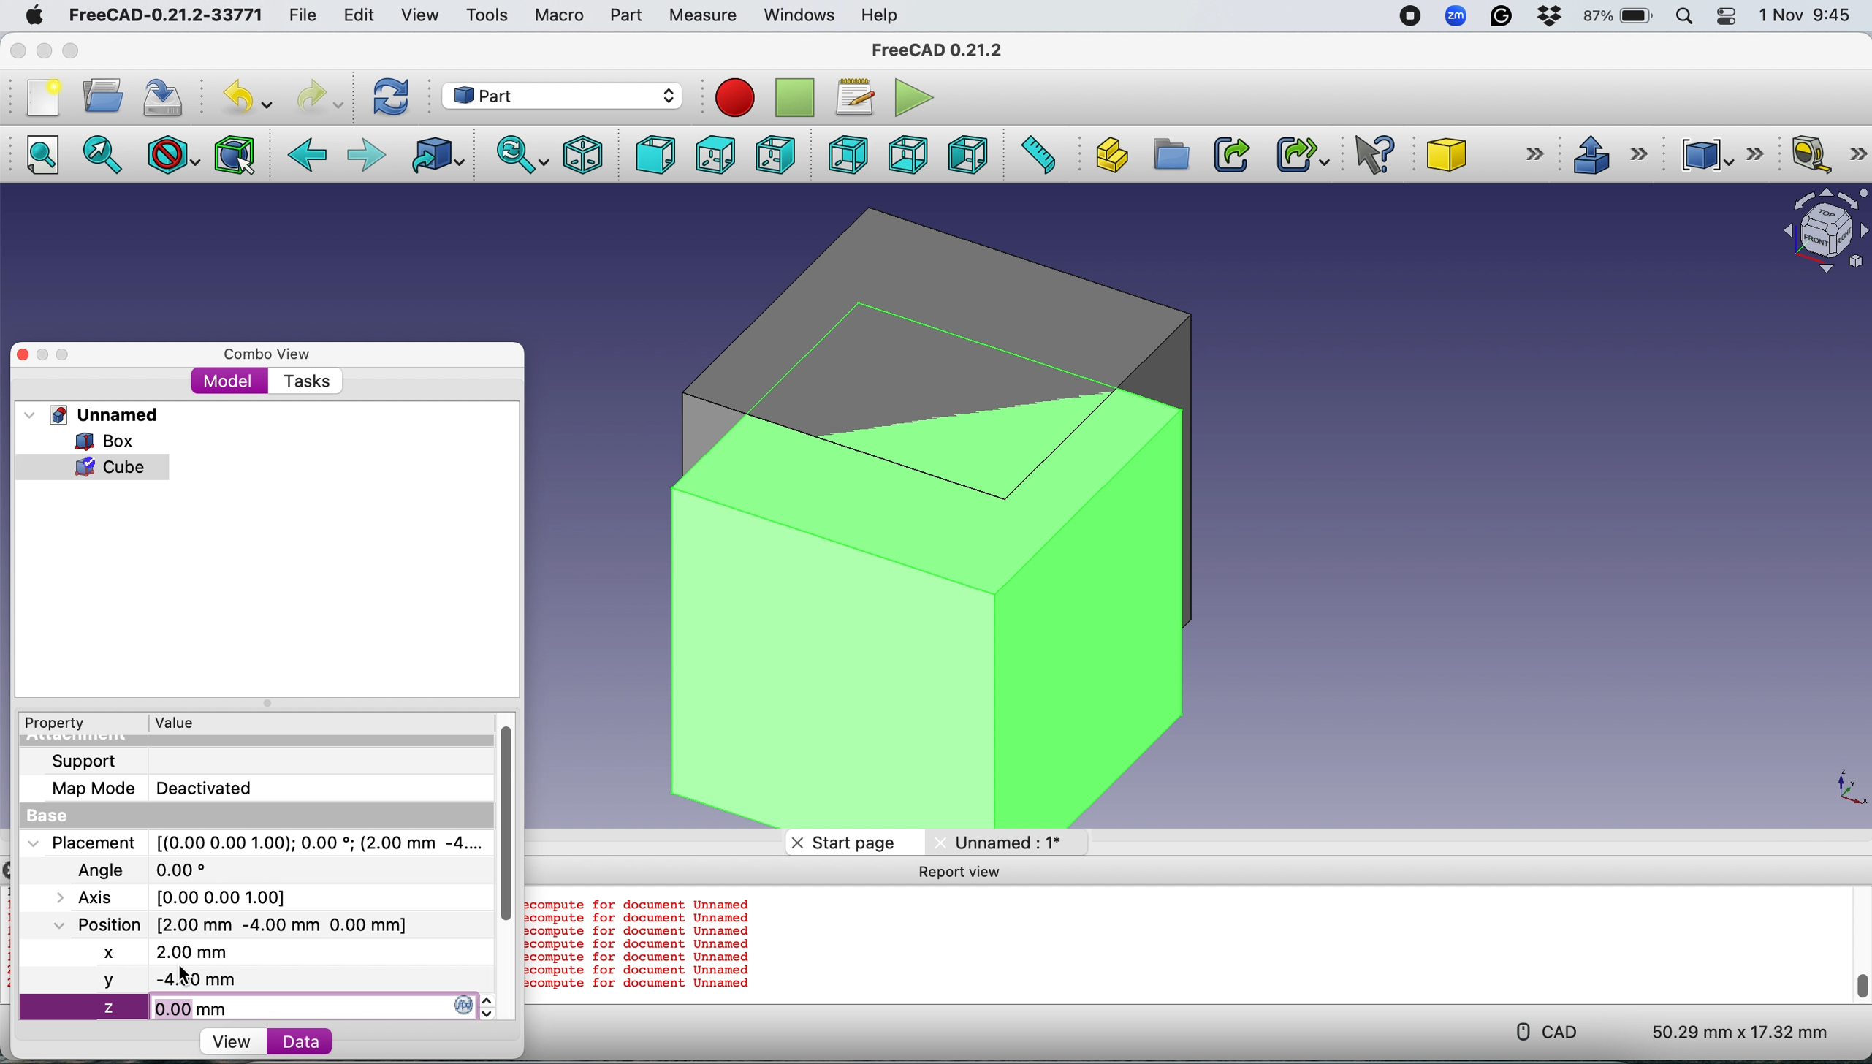 Image resolution: width=1872 pixels, height=1064 pixels. Describe the element at coordinates (706, 17) in the screenshot. I see `Measure` at that location.